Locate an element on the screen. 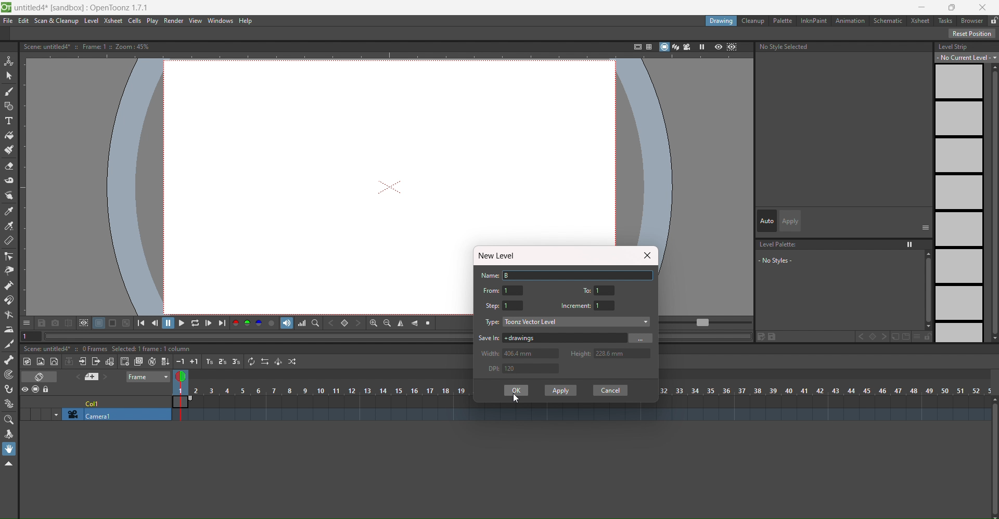 This screenshot has height=519, width=999. 1 is located at coordinates (606, 305).